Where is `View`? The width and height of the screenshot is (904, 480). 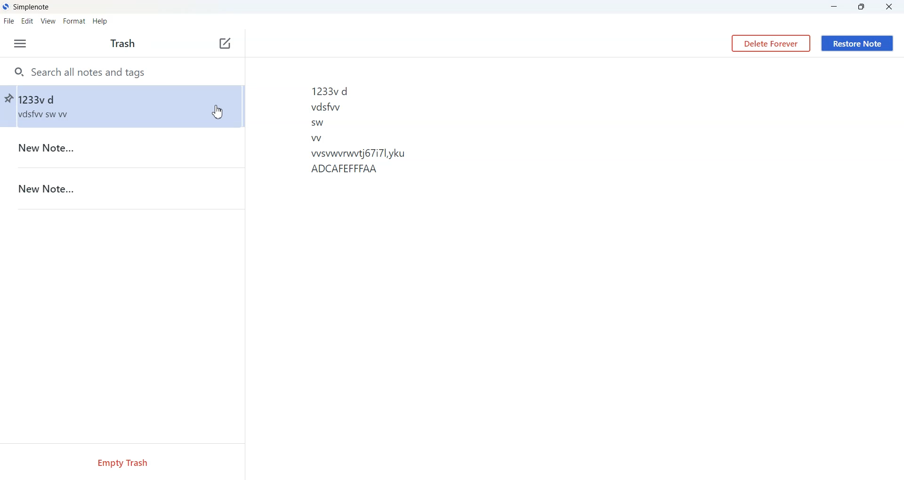 View is located at coordinates (48, 20).